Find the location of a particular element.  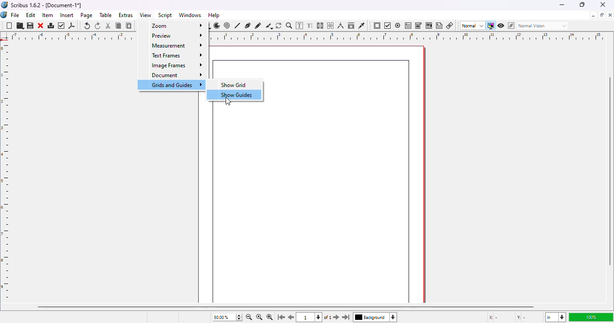

PDF radio button is located at coordinates (398, 26).